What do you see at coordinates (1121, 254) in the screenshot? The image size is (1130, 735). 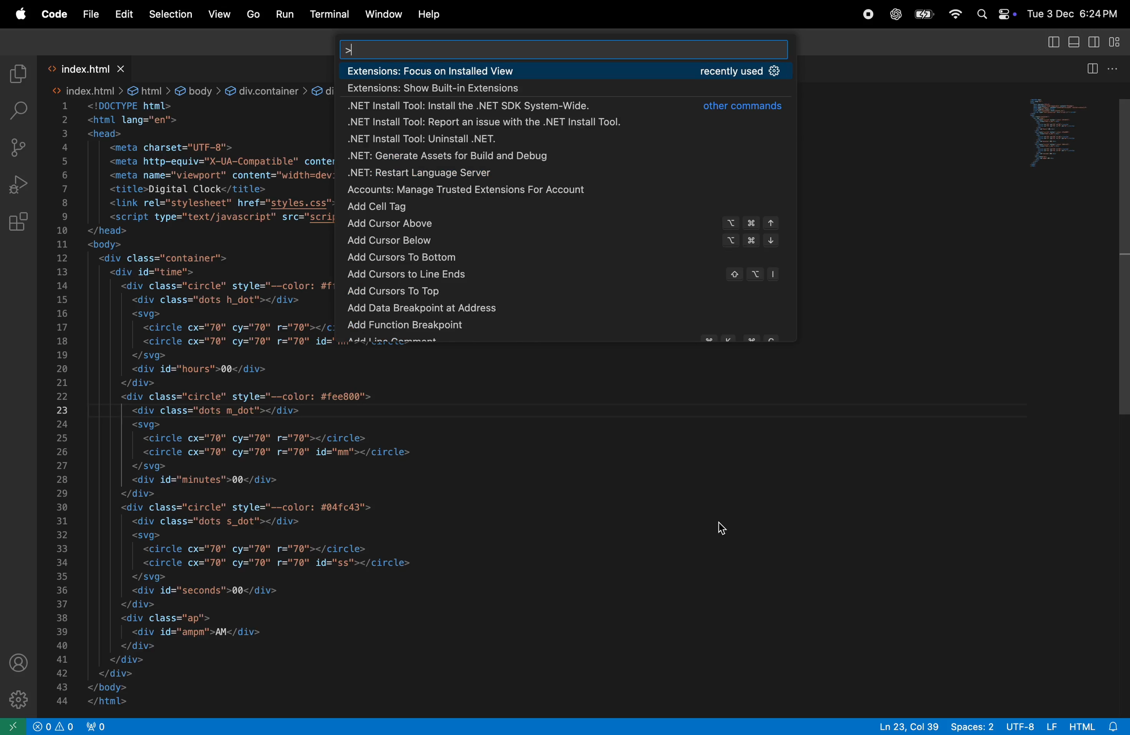 I see `vertical scroll bar` at bounding box center [1121, 254].